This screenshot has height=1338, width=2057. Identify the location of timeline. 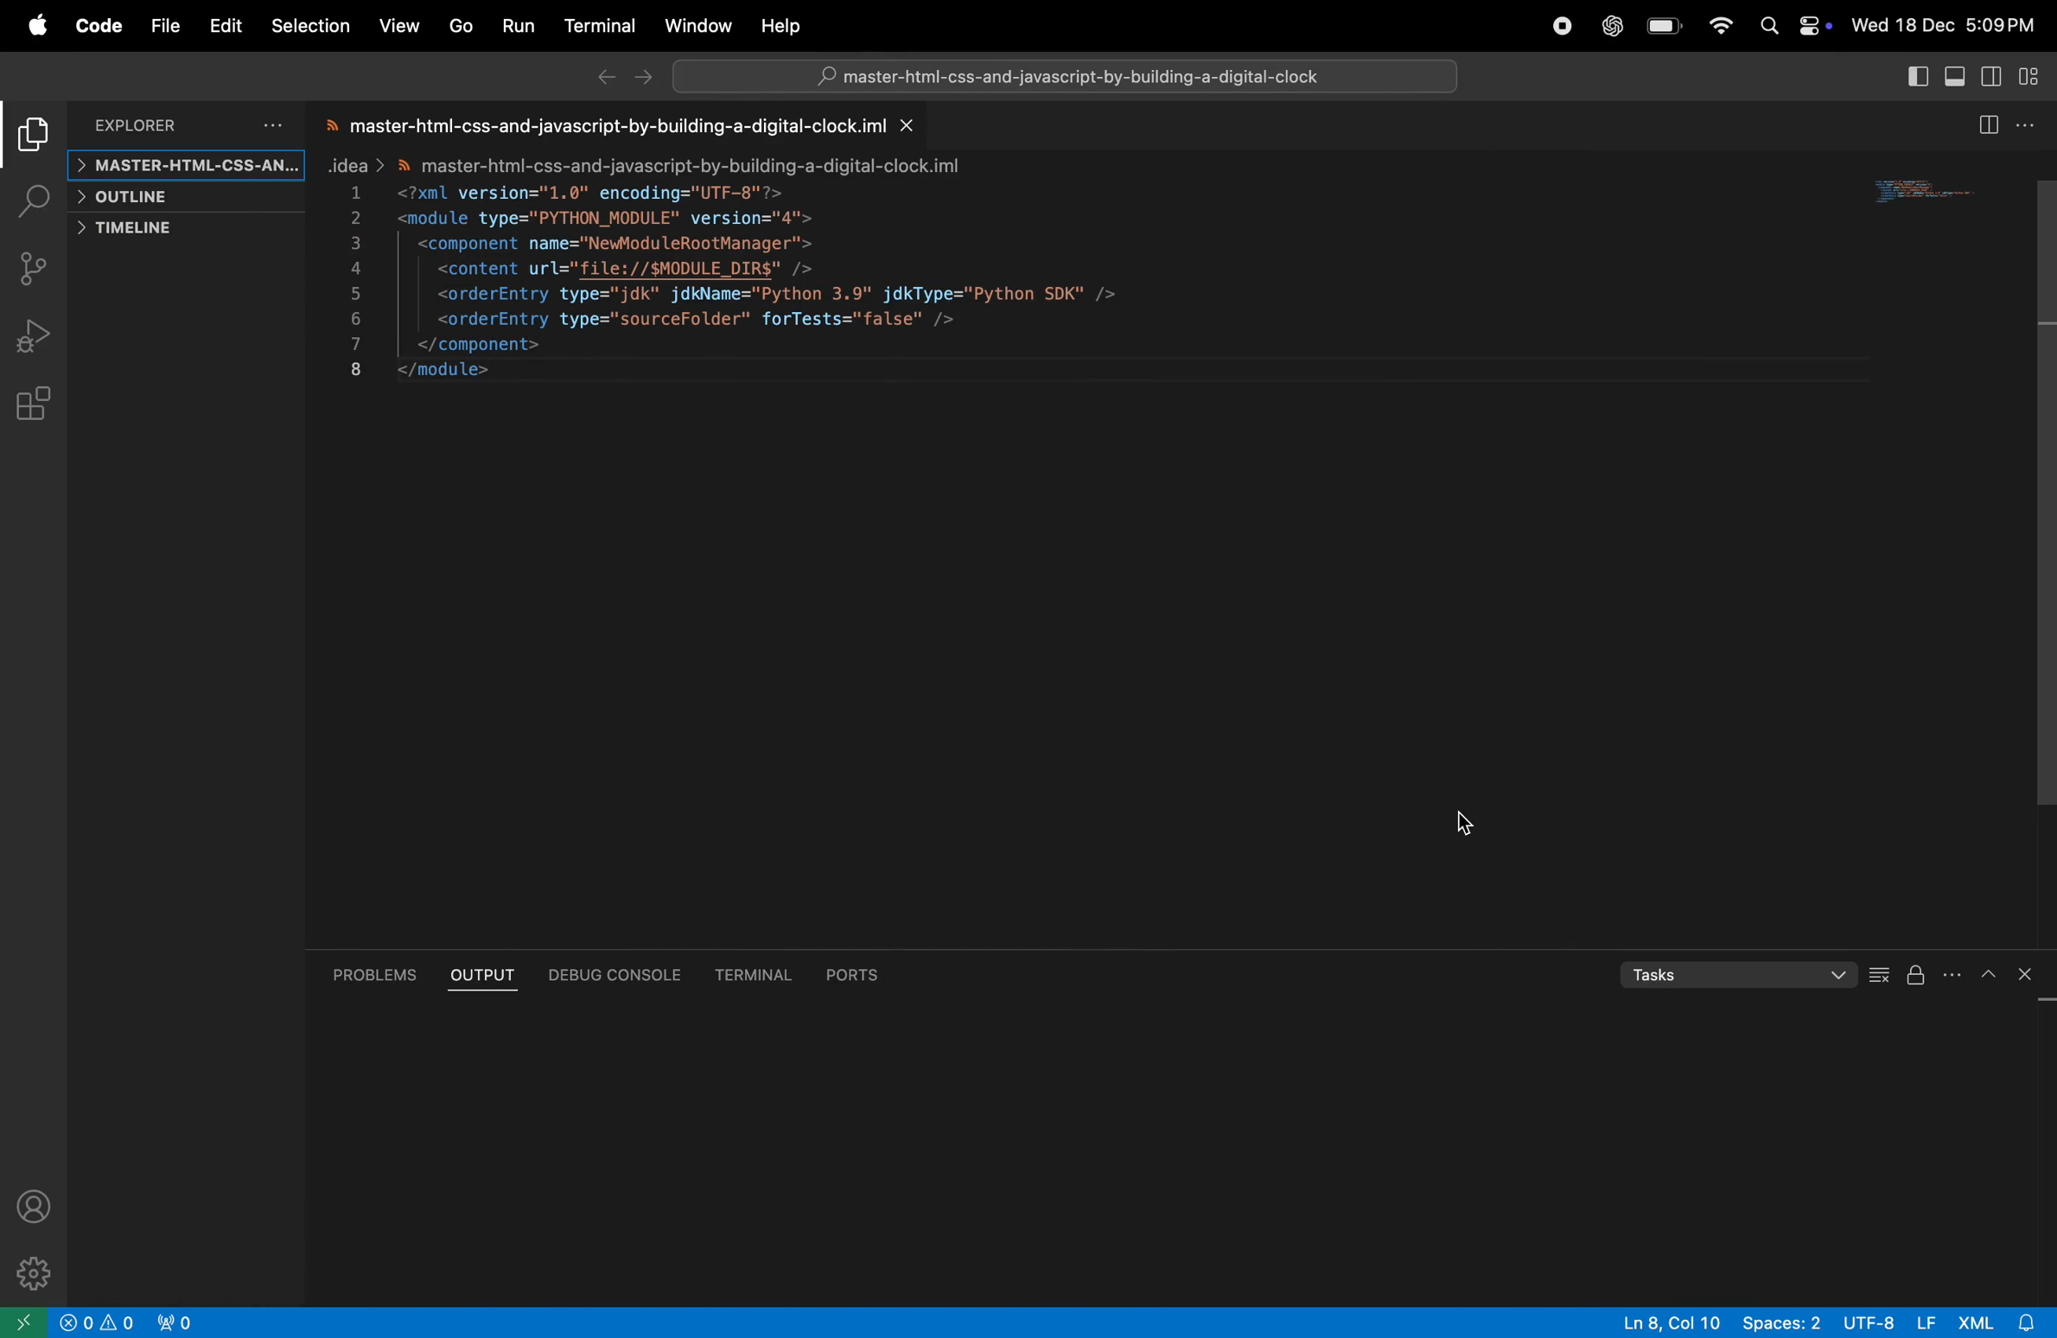
(176, 230).